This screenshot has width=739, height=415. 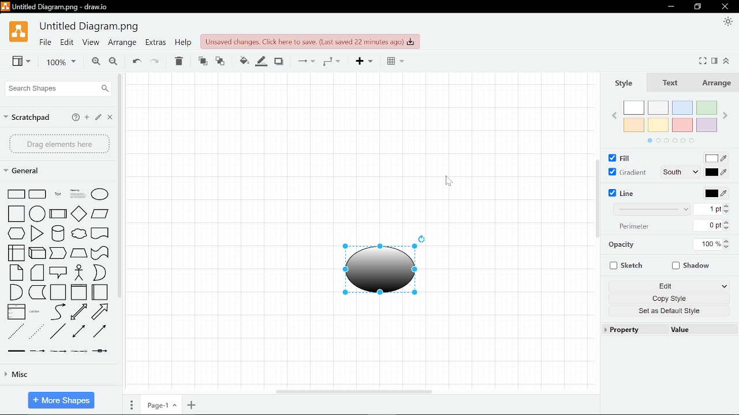 What do you see at coordinates (708, 244) in the screenshot?
I see `Current opacity` at bounding box center [708, 244].